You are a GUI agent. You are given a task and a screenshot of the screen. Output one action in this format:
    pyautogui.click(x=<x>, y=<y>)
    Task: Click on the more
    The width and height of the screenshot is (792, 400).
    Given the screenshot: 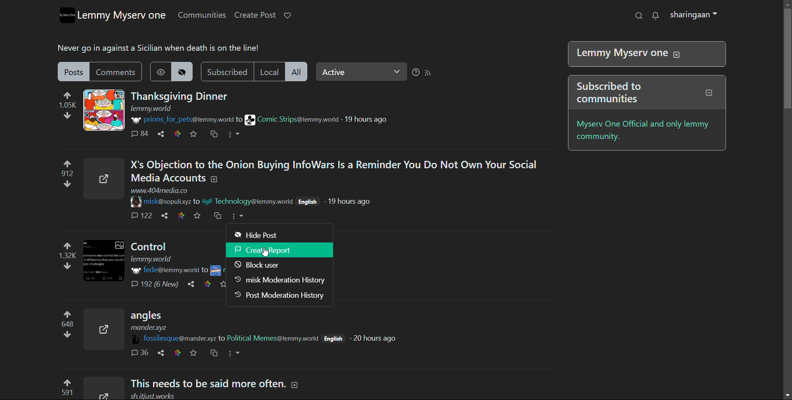 What is the action you would take?
    pyautogui.click(x=234, y=352)
    